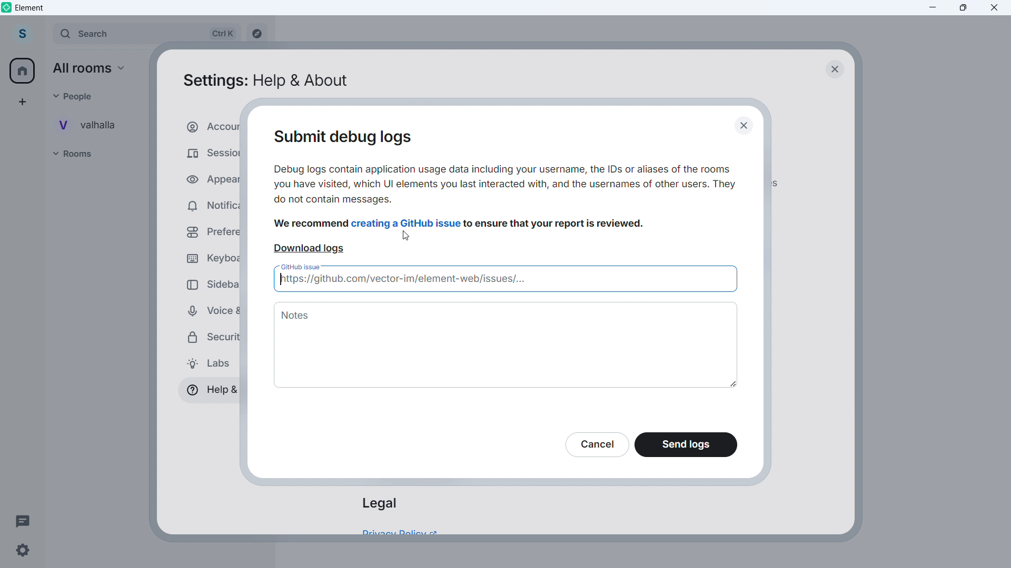 Image resolution: width=1011 pixels, height=568 pixels. I want to click on Account , so click(22, 34).